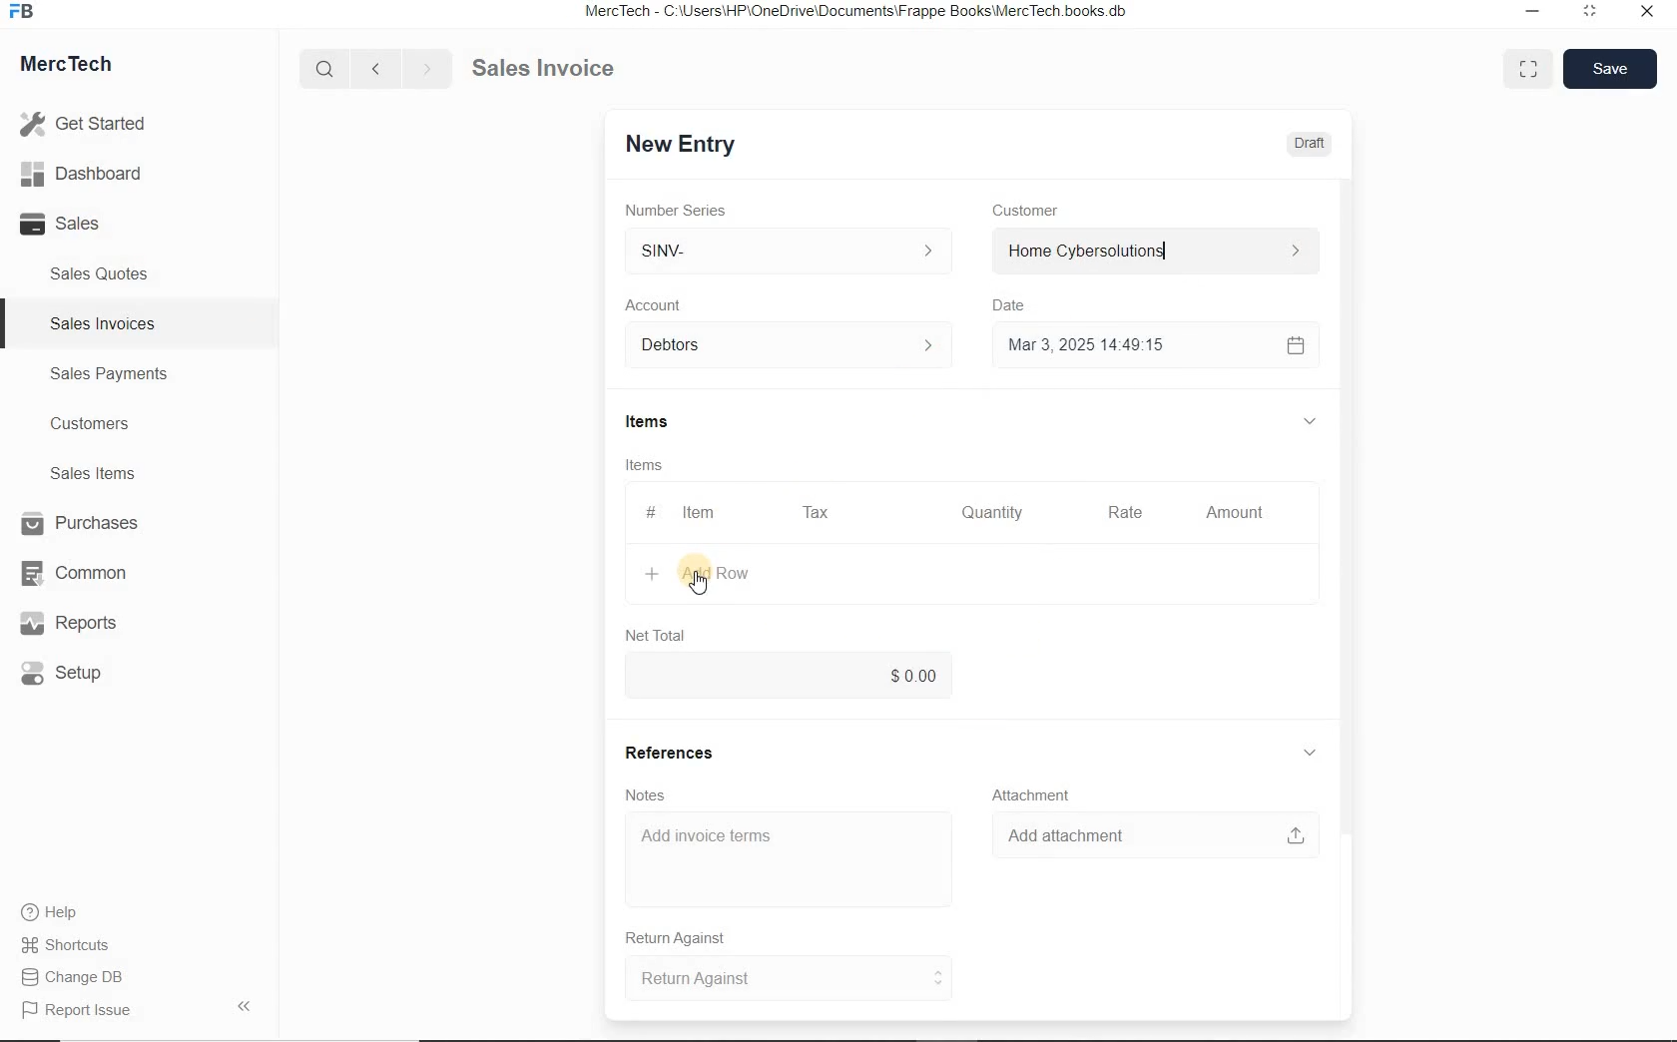 The width and height of the screenshot is (1677, 1042). What do you see at coordinates (789, 860) in the screenshot?
I see `Add invoice terms` at bounding box center [789, 860].